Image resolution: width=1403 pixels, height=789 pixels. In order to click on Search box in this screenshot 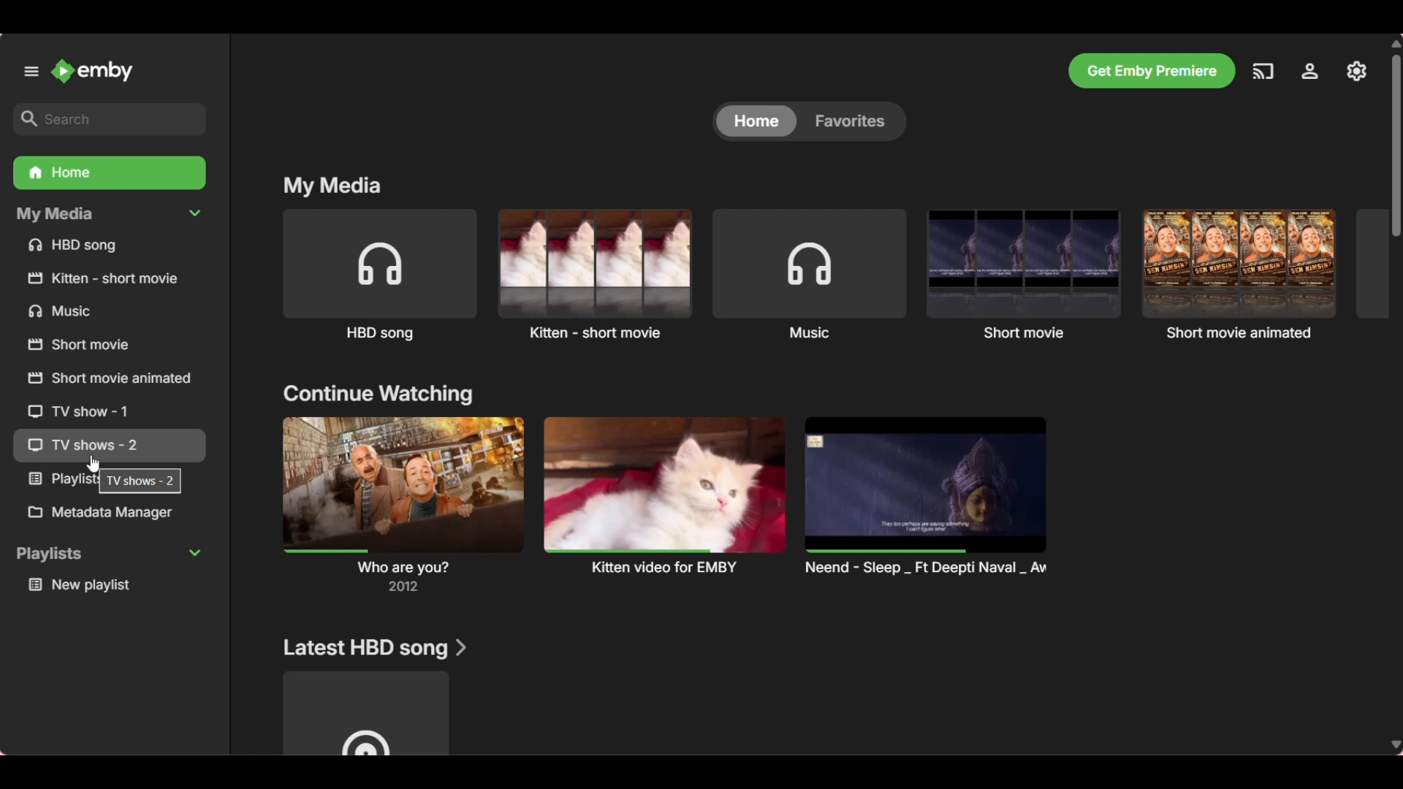, I will do `click(109, 119)`.